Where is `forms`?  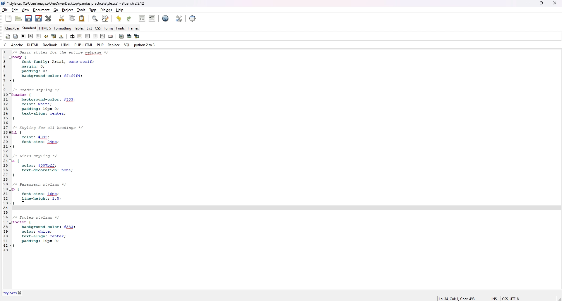 forms is located at coordinates (109, 28).